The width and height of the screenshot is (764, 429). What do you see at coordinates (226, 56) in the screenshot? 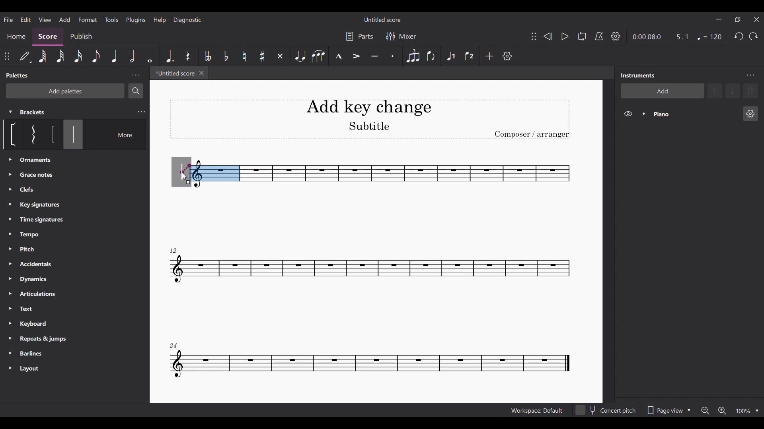
I see `Toggle flat` at bounding box center [226, 56].